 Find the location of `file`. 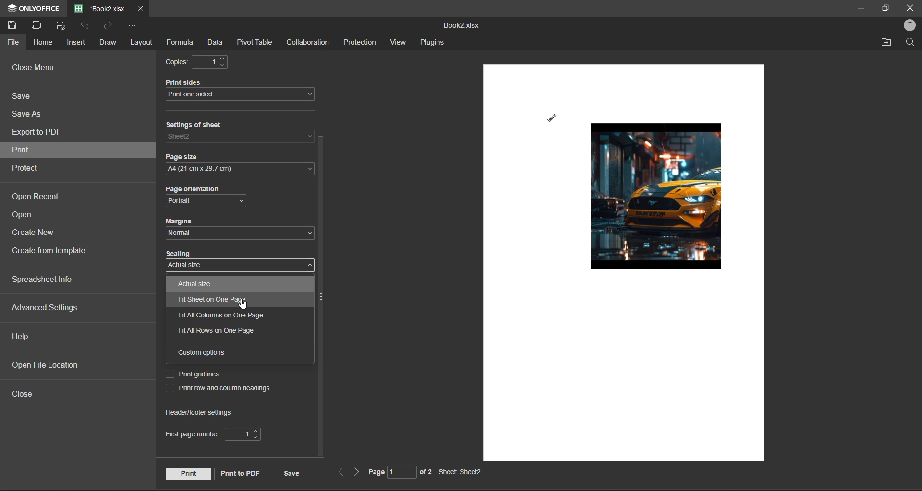

file is located at coordinates (14, 43).